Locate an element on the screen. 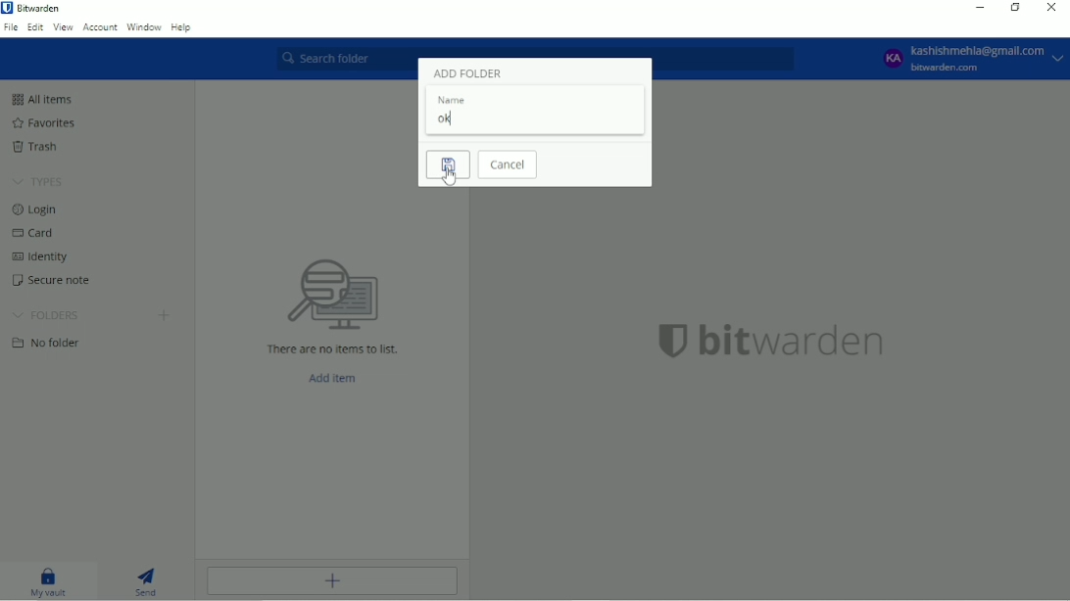  searching for folder logo is located at coordinates (332, 292).